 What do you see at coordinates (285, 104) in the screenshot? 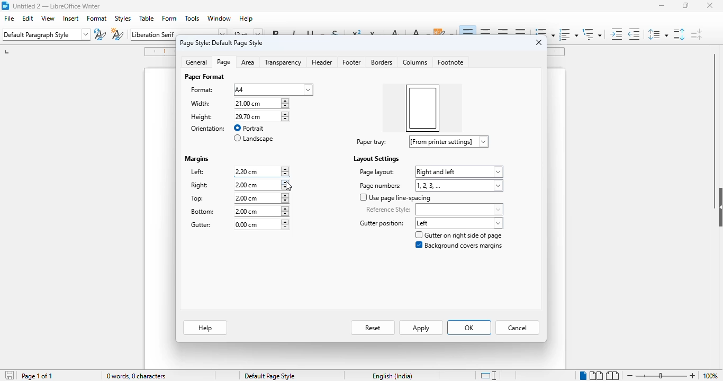
I see `increment or decrement width` at bounding box center [285, 104].